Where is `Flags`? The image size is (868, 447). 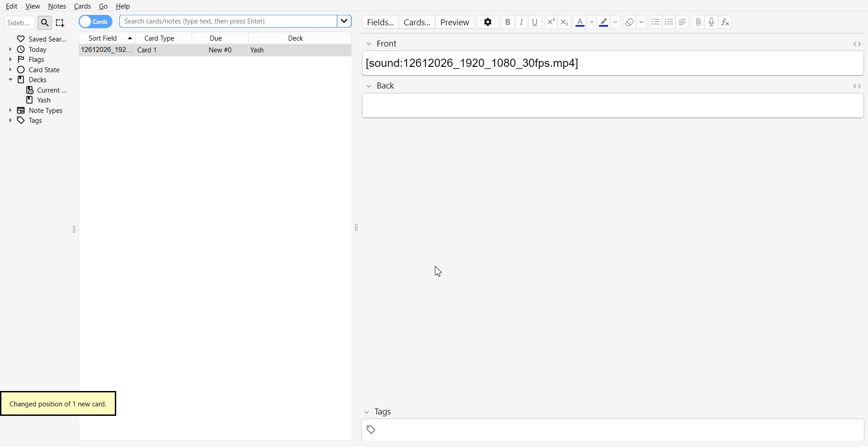
Flags is located at coordinates (38, 59).